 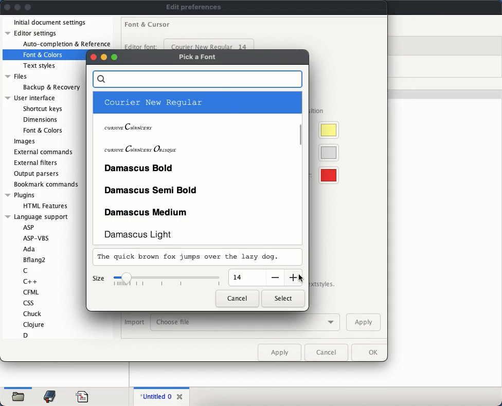 I want to click on choose file , so click(x=245, y=323).